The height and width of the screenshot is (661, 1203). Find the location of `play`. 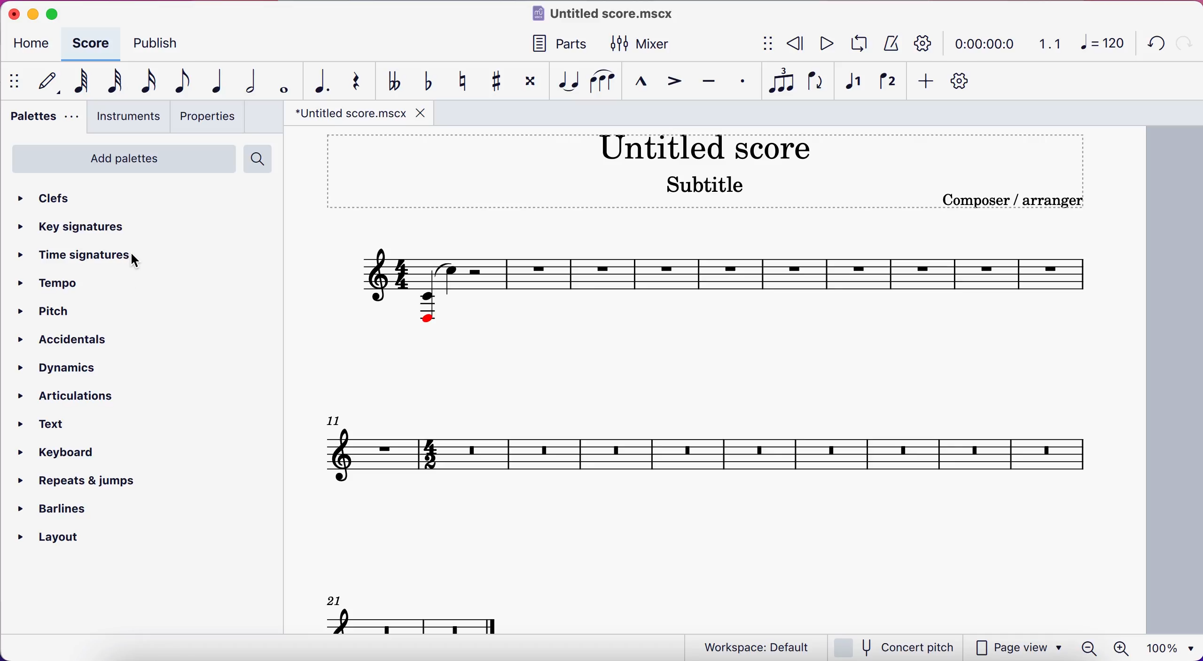

play is located at coordinates (829, 44).